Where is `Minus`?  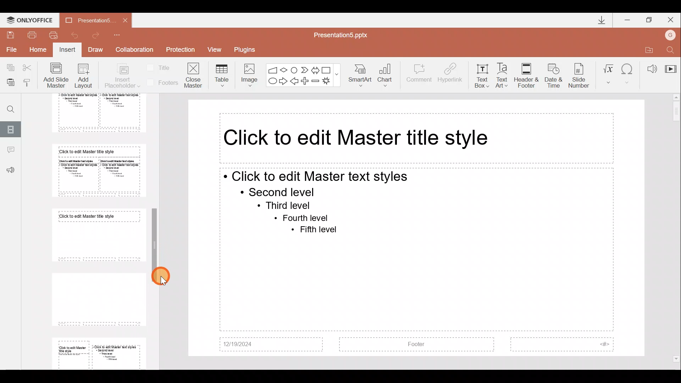
Minus is located at coordinates (316, 81).